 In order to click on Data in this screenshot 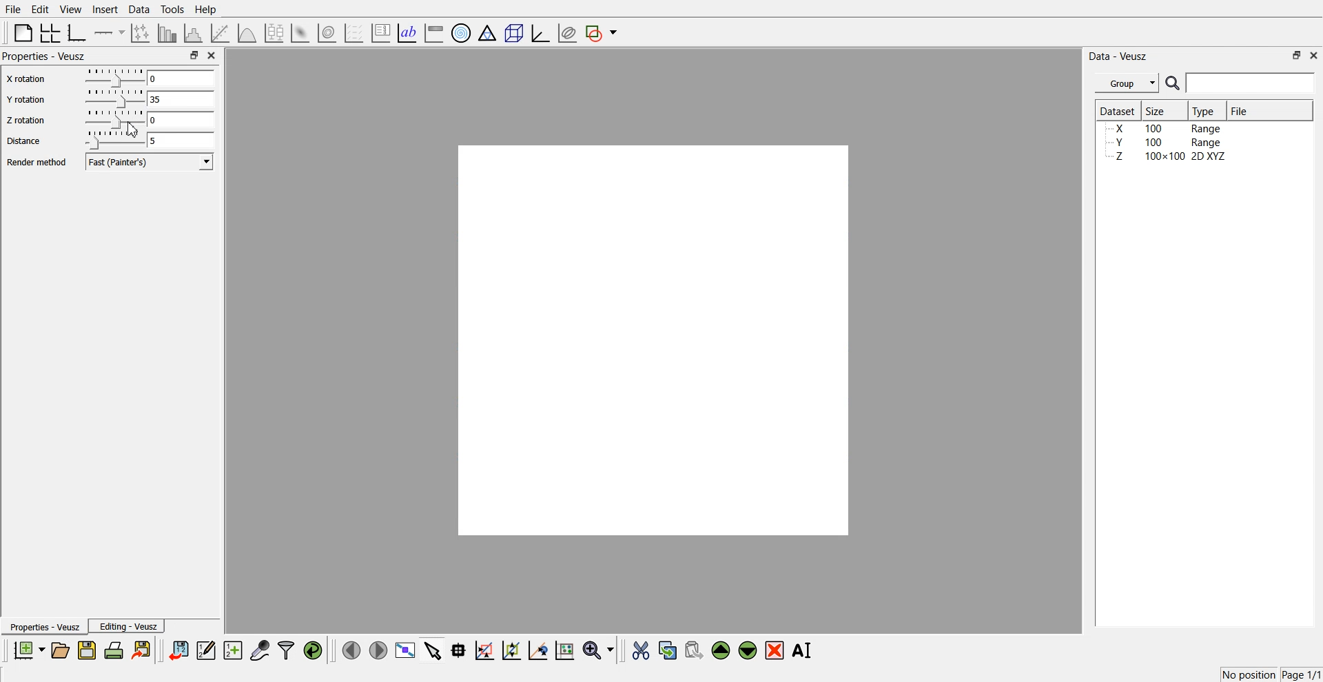, I will do `click(141, 10)`.